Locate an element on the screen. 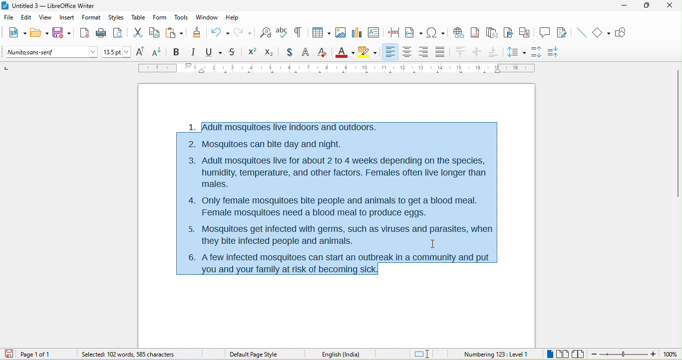 This screenshot has height=360, width=682. strikethrough is located at coordinates (233, 53).